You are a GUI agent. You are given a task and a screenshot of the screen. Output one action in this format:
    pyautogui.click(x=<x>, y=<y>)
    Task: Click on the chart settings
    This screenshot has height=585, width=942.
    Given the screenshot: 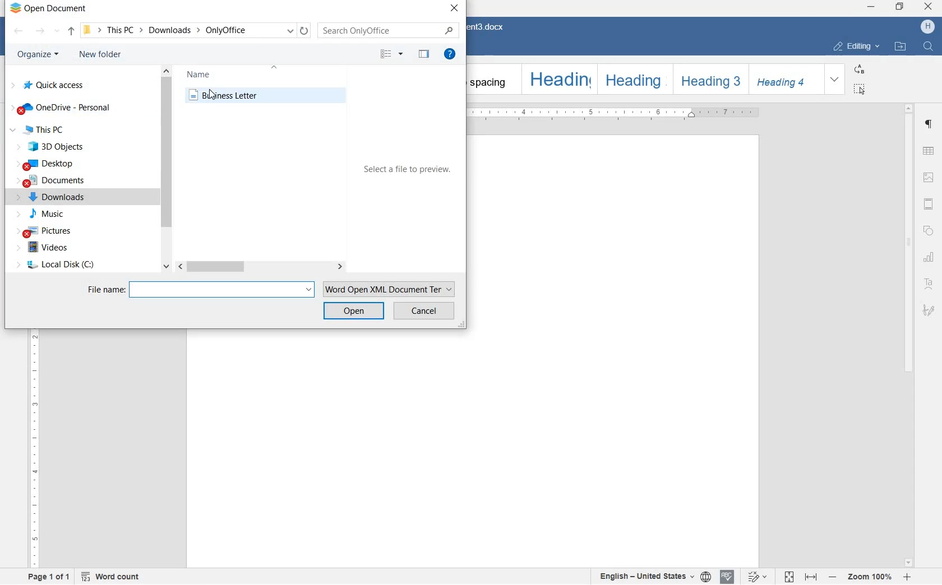 What is the action you would take?
    pyautogui.click(x=929, y=258)
    